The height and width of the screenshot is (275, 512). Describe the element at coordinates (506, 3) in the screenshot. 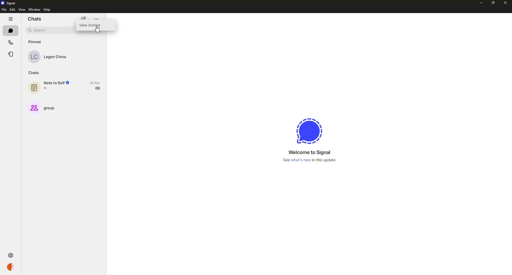

I see `close` at that location.